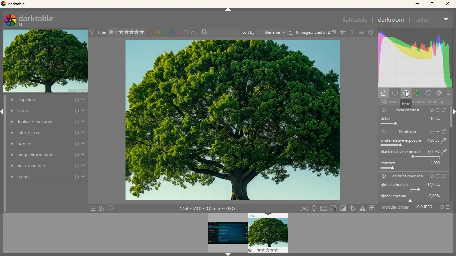 The height and width of the screenshot is (256, 456). What do you see at coordinates (439, 176) in the screenshot?
I see `more` at bounding box center [439, 176].